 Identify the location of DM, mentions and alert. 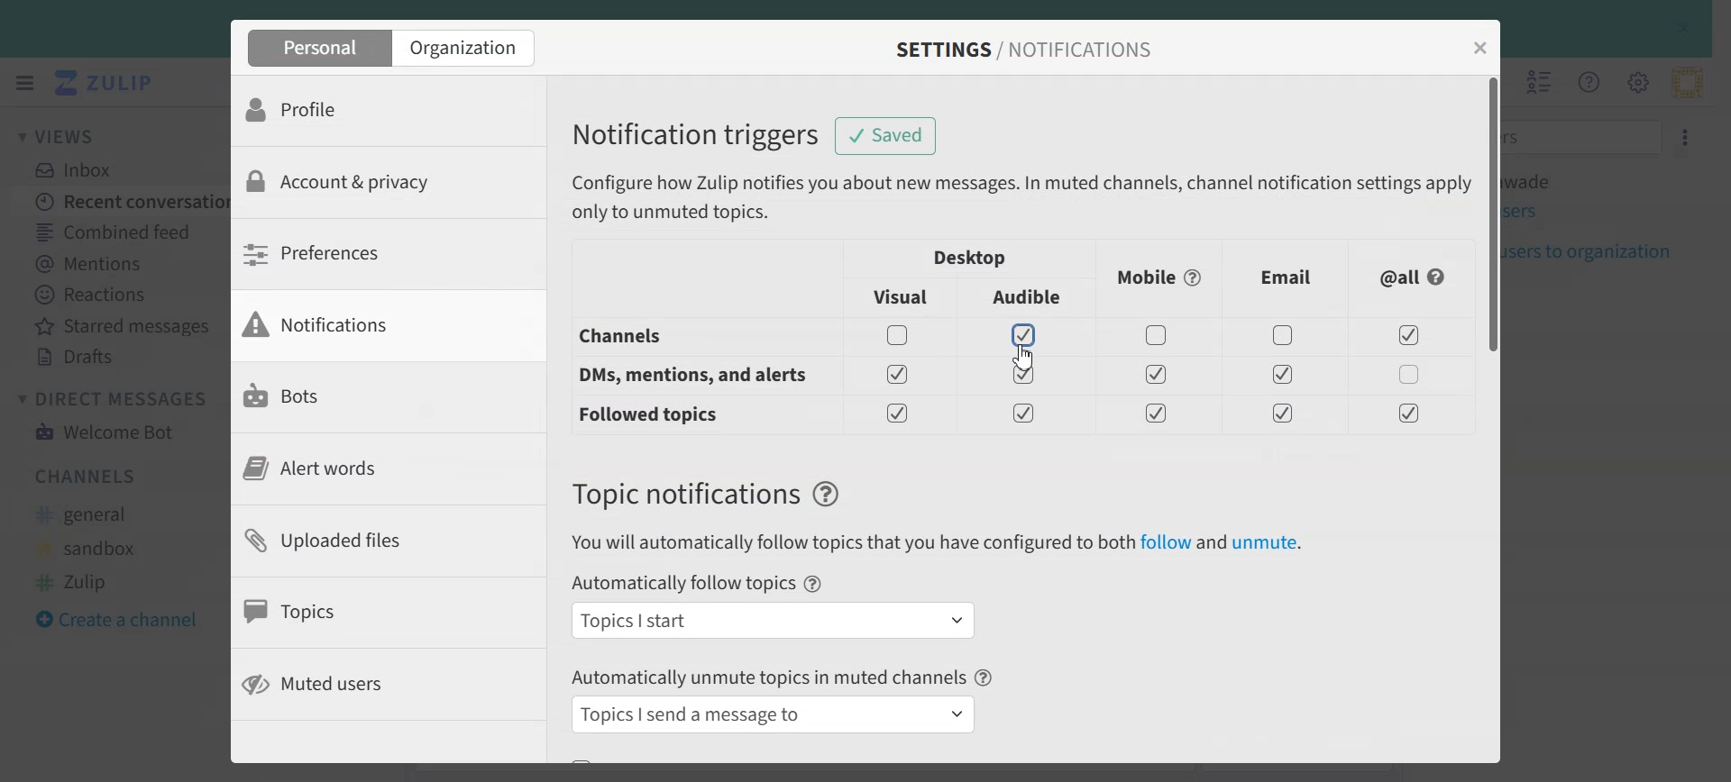
(689, 376).